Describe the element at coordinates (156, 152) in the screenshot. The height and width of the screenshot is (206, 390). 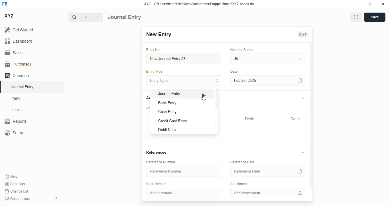
I see `references` at that location.